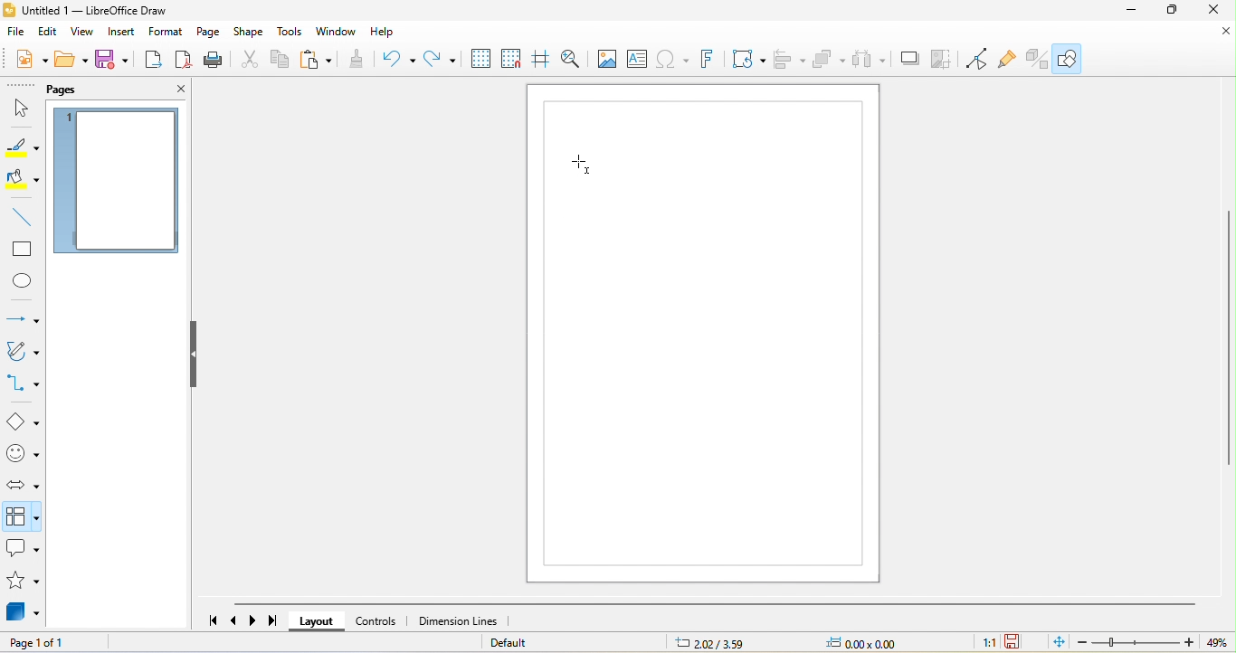  Describe the element at coordinates (712, 62) in the screenshot. I see `font work text` at that location.